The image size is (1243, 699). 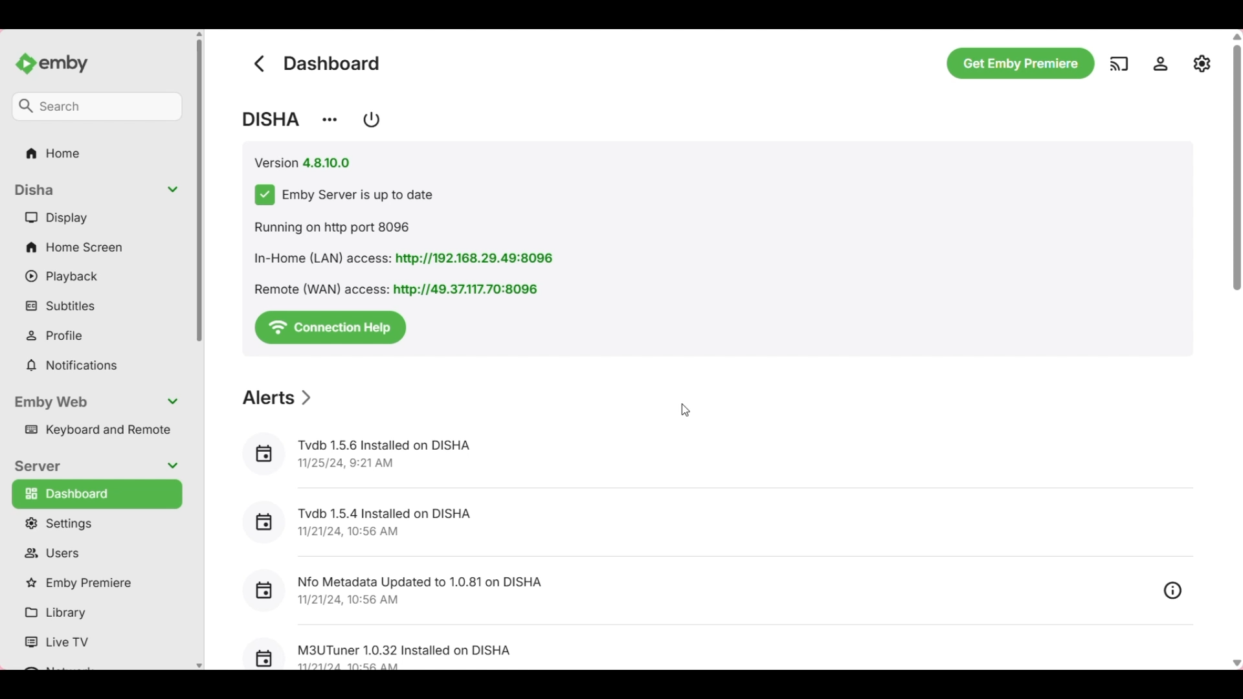 I want to click on Collapse section contents list, so click(x=96, y=190).